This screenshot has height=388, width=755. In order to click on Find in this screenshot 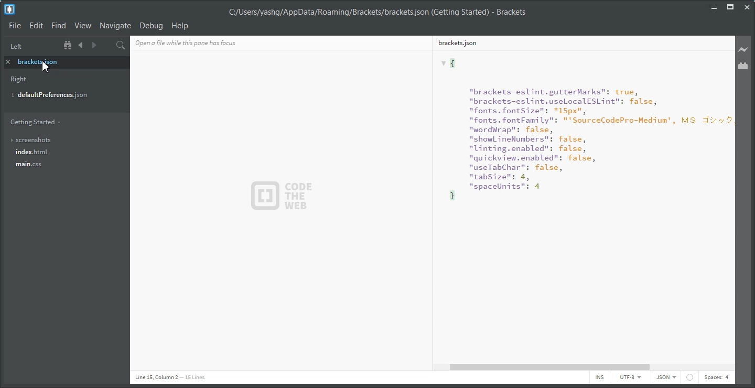, I will do `click(58, 26)`.